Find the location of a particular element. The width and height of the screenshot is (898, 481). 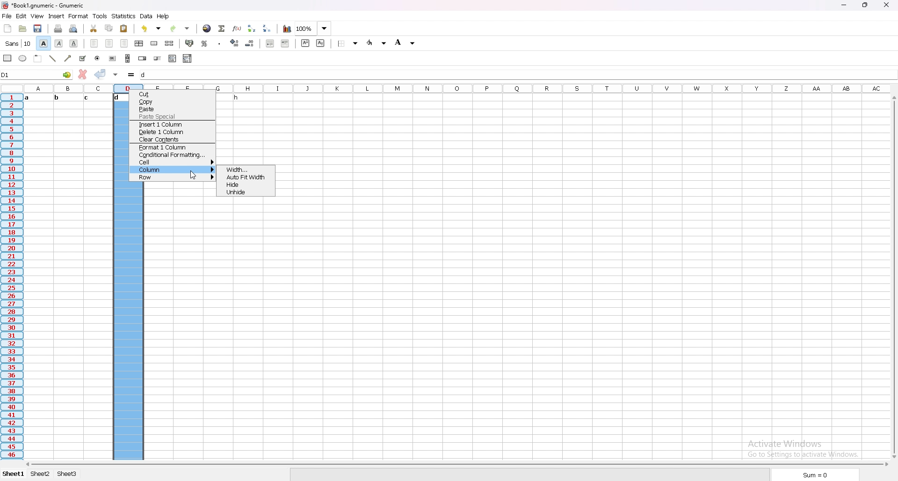

accept changes is located at coordinates (101, 74).